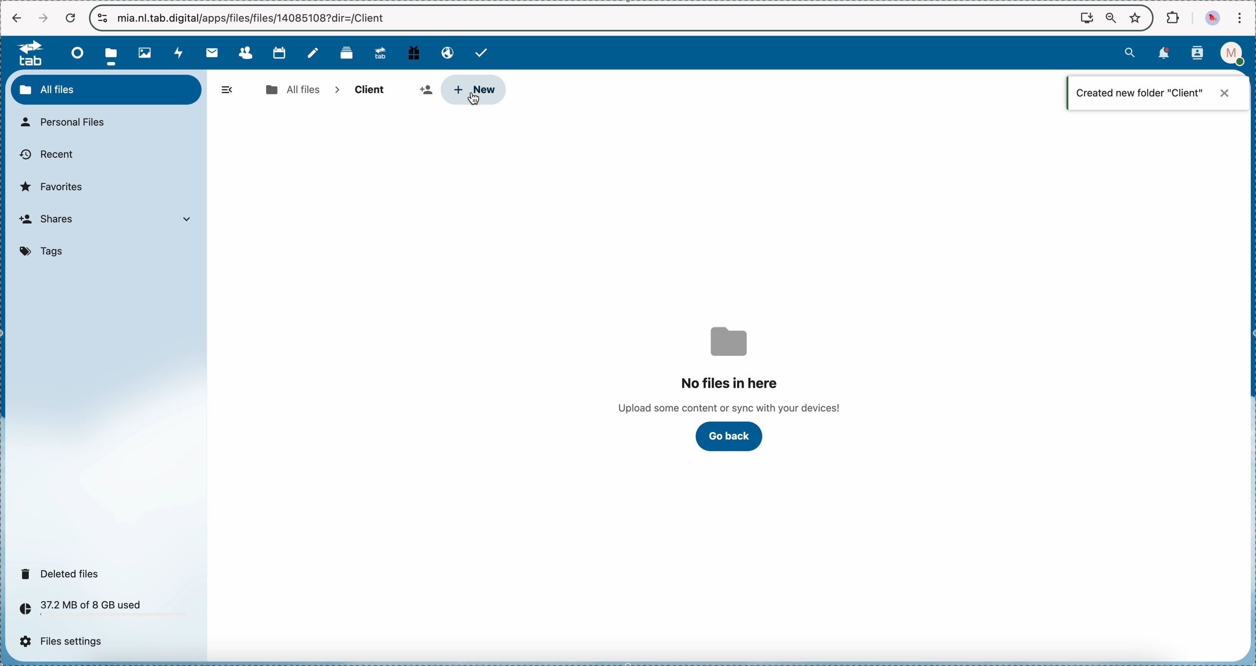 The width and height of the screenshot is (1256, 666). Describe the element at coordinates (106, 89) in the screenshot. I see `all files` at that location.